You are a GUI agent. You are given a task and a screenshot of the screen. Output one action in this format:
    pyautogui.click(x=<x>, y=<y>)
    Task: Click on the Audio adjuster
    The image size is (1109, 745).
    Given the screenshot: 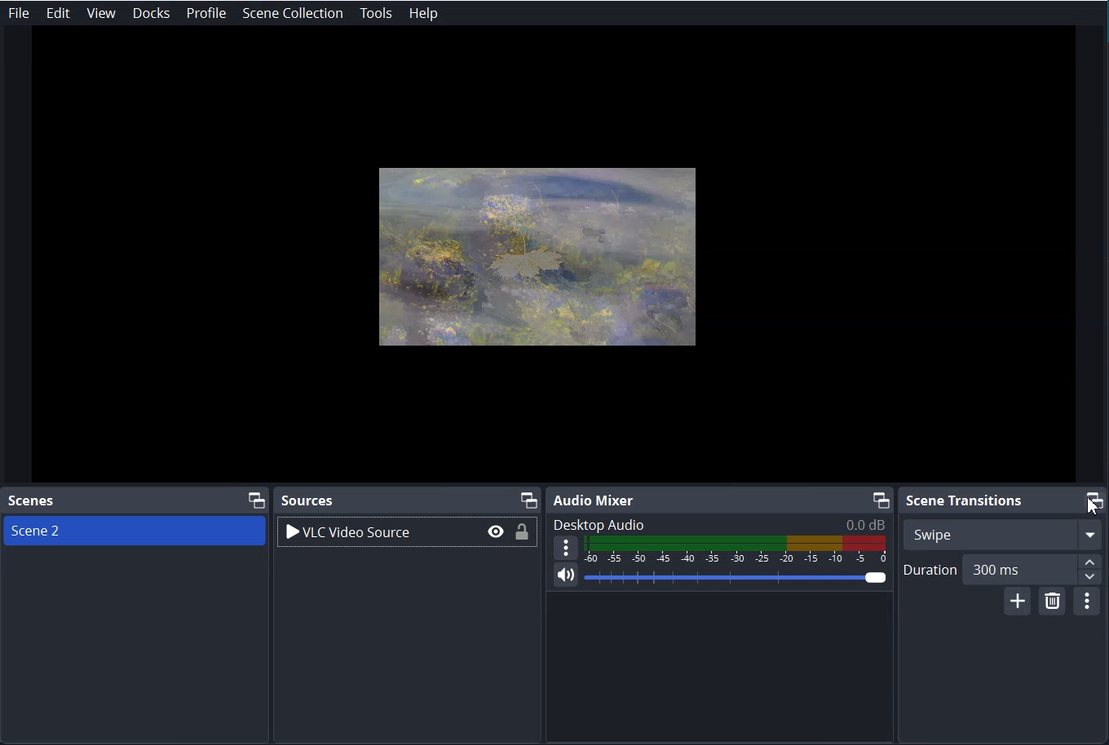 What is the action you would take?
    pyautogui.click(x=702, y=548)
    